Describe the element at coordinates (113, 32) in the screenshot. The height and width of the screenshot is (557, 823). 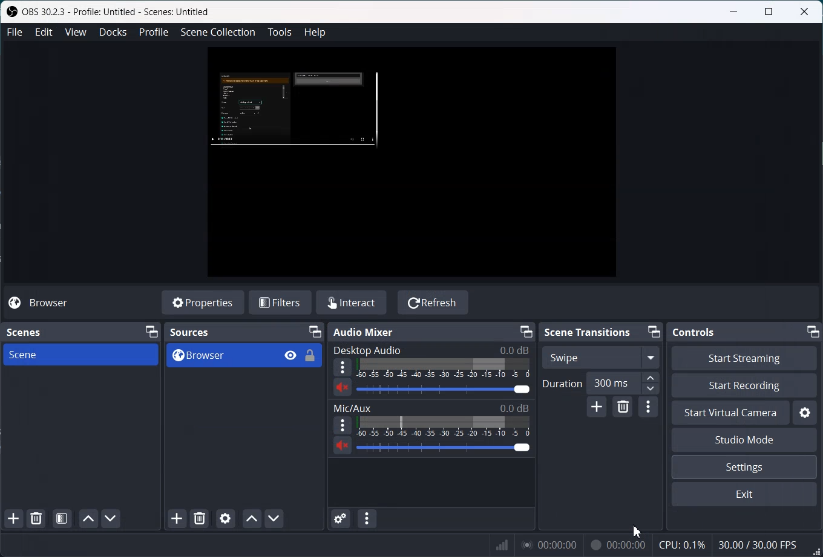
I see `Docks` at that location.